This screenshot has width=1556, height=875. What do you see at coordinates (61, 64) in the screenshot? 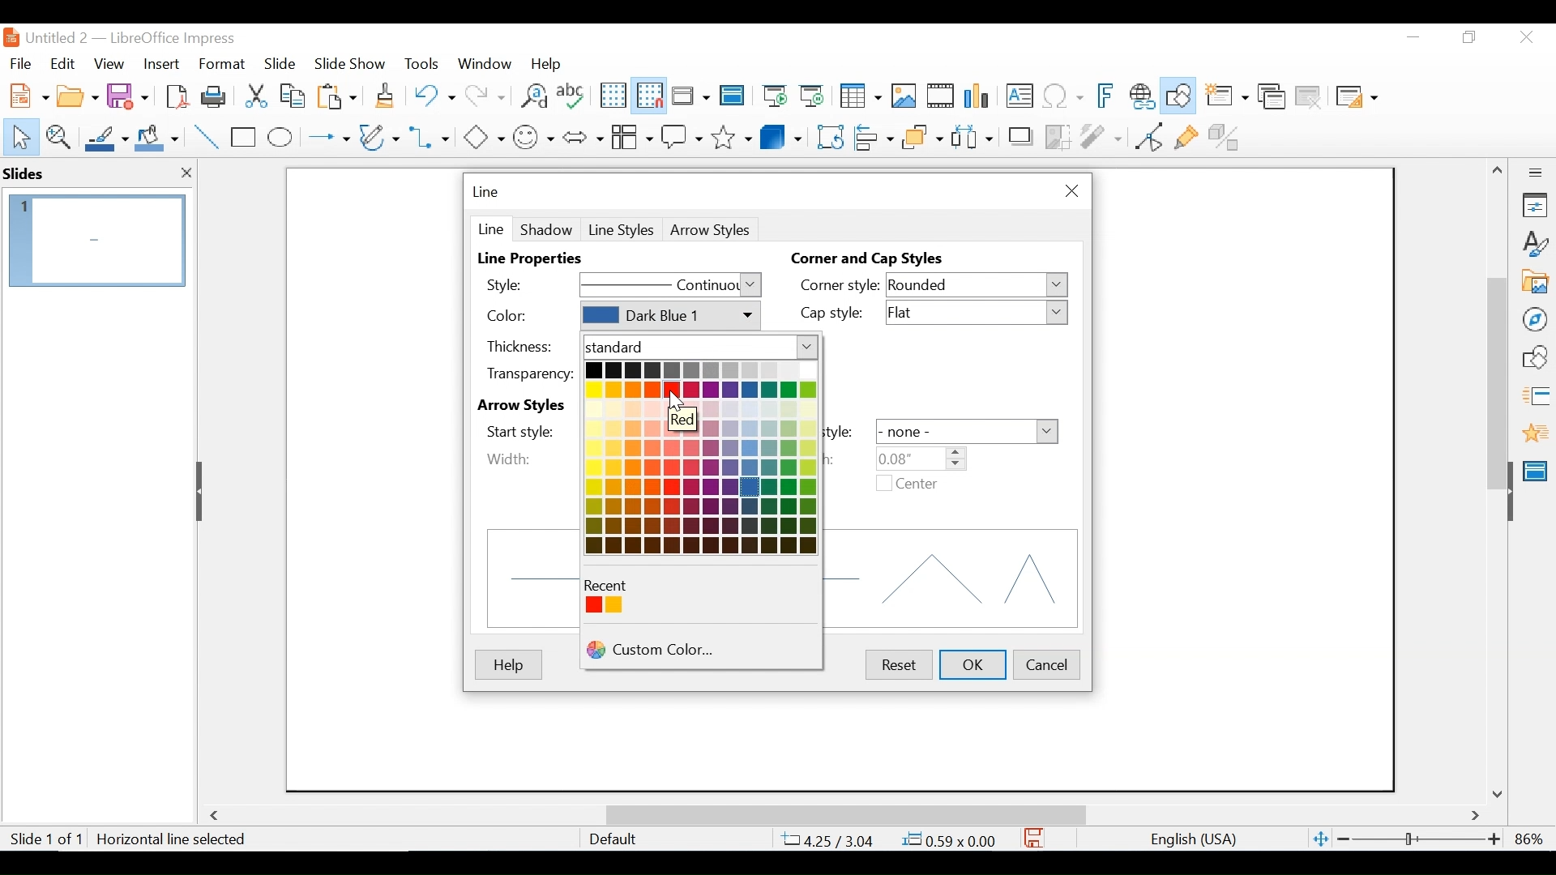
I see `Edit` at bounding box center [61, 64].